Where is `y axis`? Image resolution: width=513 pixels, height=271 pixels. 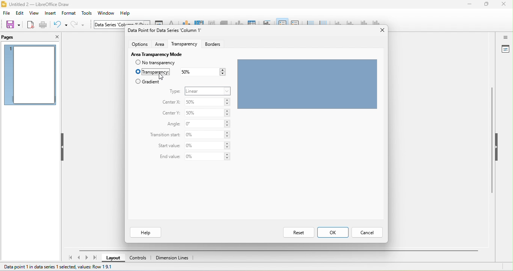 y axis is located at coordinates (349, 22).